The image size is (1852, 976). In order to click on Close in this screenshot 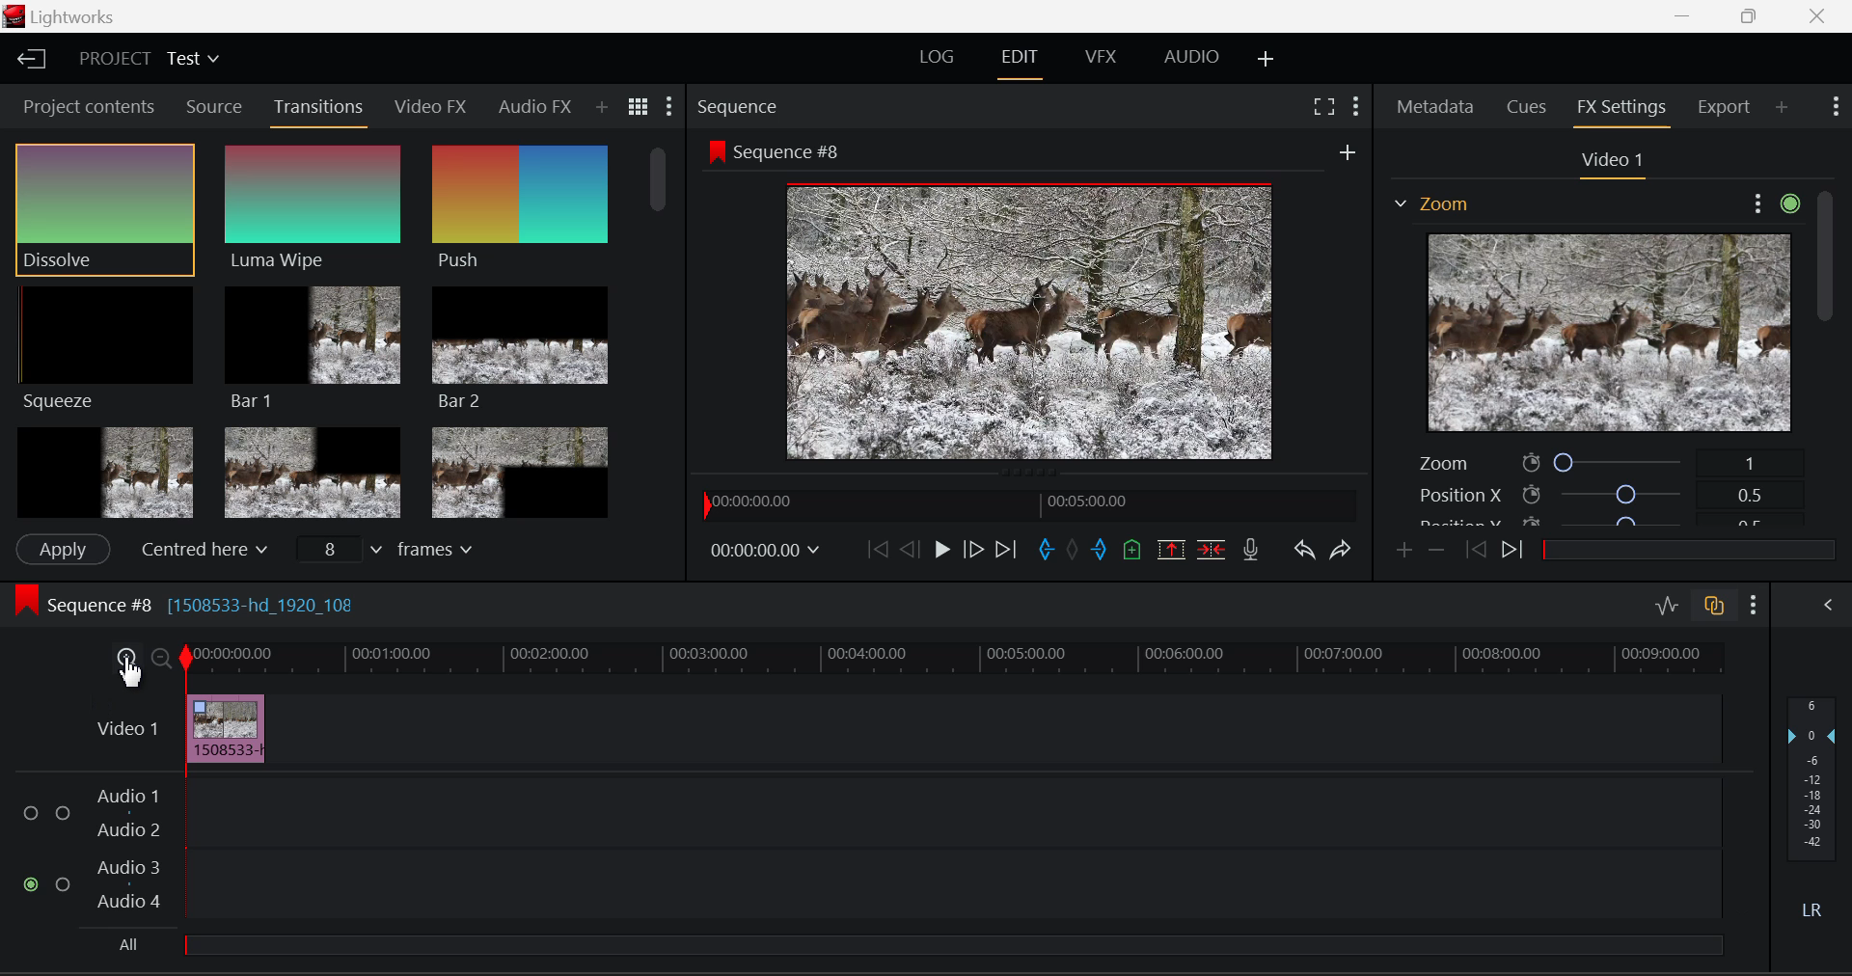, I will do `click(1818, 16)`.